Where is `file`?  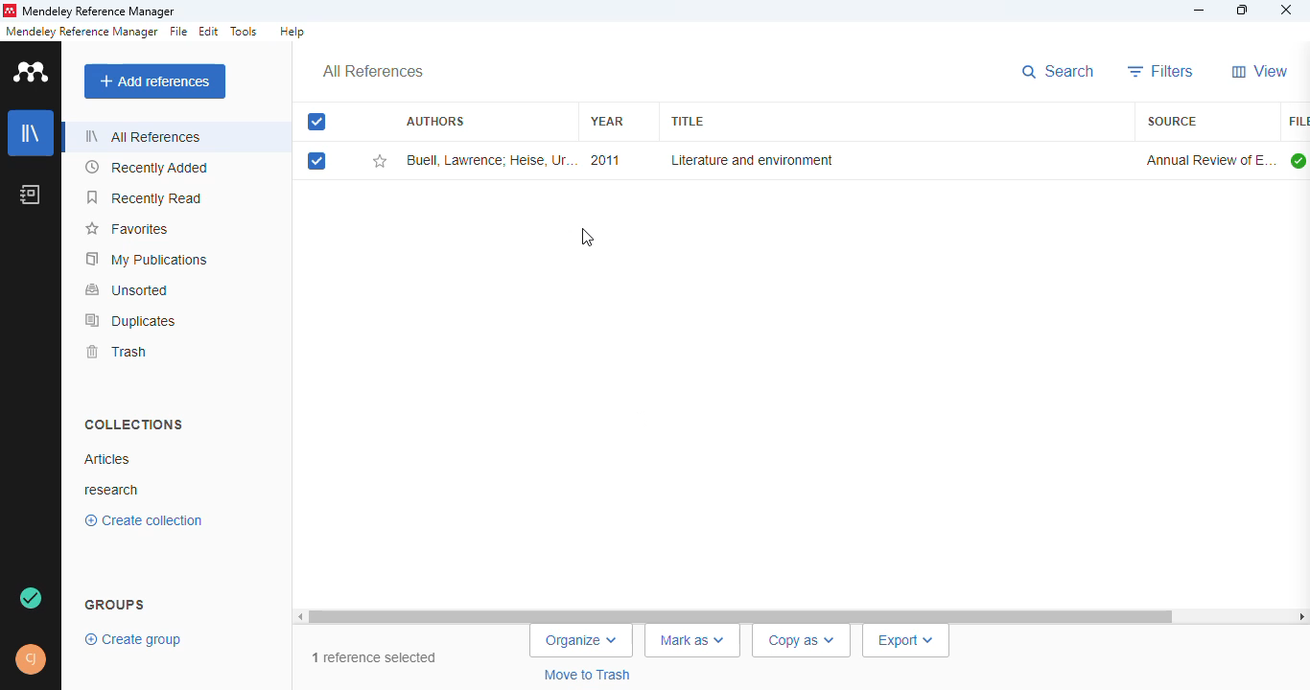 file is located at coordinates (177, 32).